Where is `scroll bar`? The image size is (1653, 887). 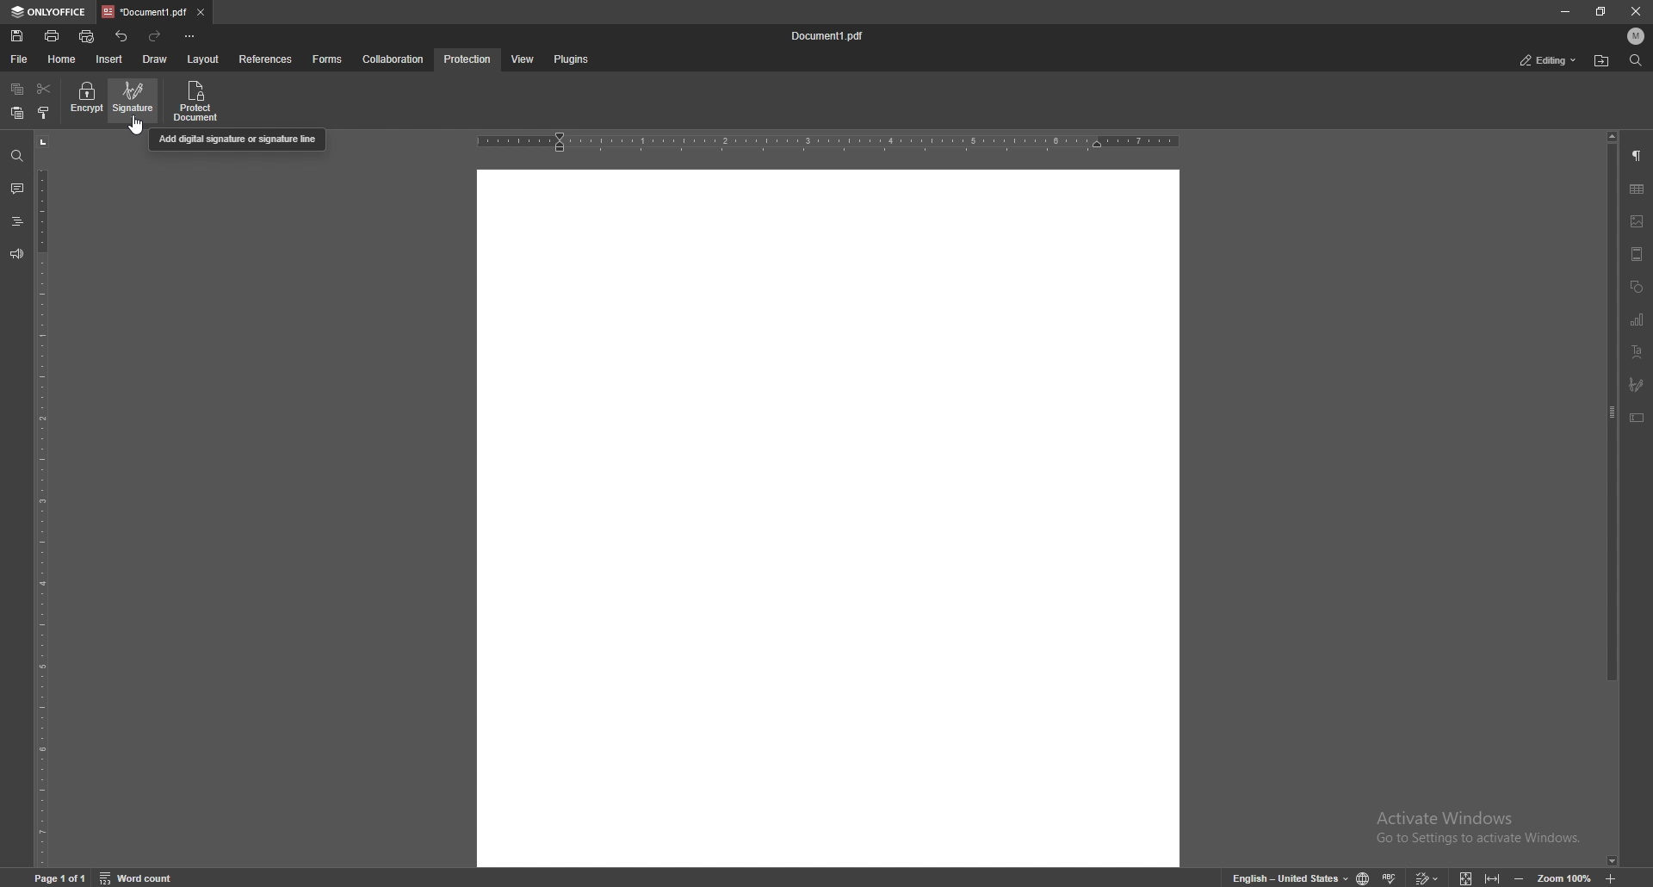 scroll bar is located at coordinates (1613, 499).